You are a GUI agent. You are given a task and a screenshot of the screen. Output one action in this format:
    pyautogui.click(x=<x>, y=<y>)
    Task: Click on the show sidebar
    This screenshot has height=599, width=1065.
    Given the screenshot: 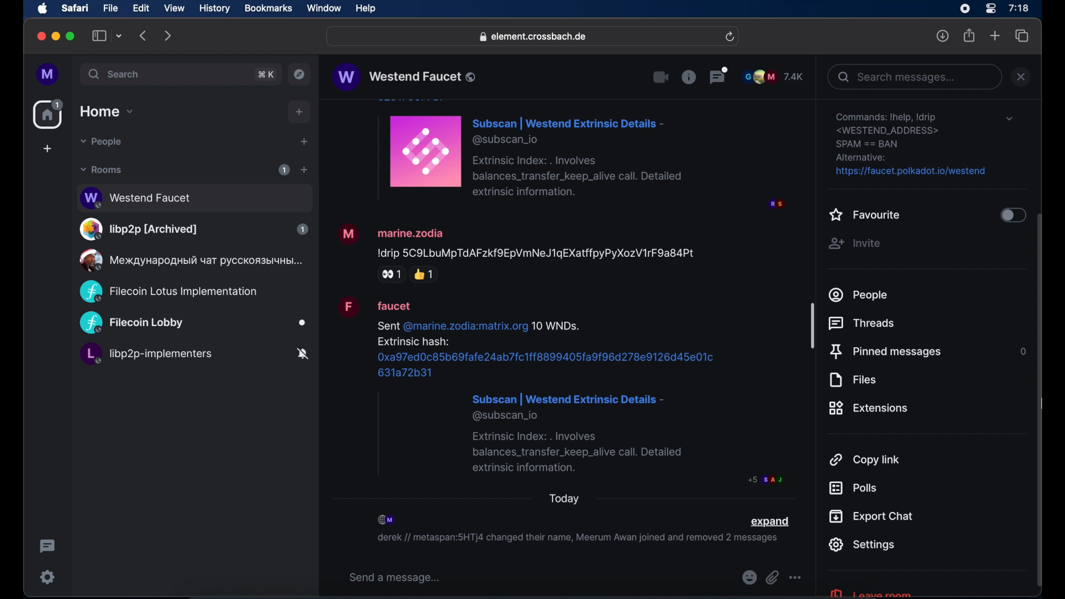 What is the action you would take?
    pyautogui.click(x=99, y=35)
    